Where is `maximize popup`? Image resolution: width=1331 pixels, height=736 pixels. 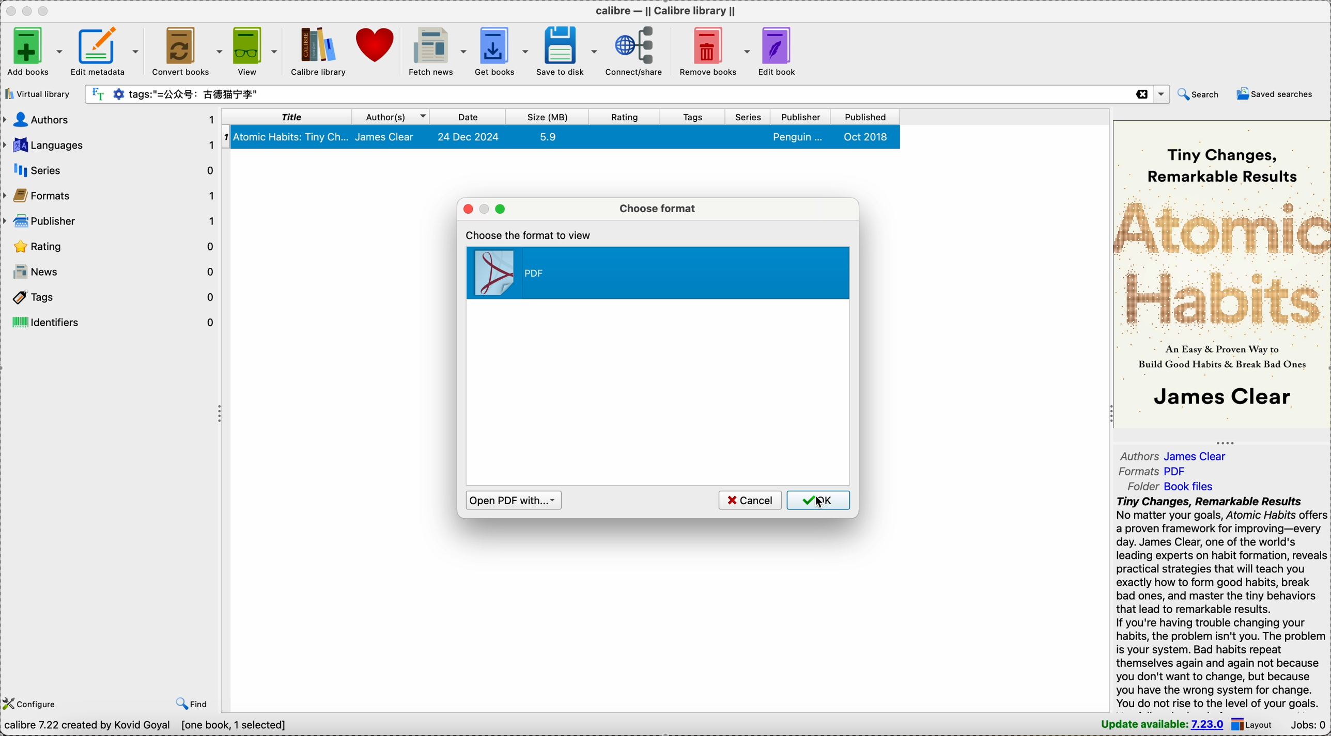 maximize popup is located at coordinates (505, 209).